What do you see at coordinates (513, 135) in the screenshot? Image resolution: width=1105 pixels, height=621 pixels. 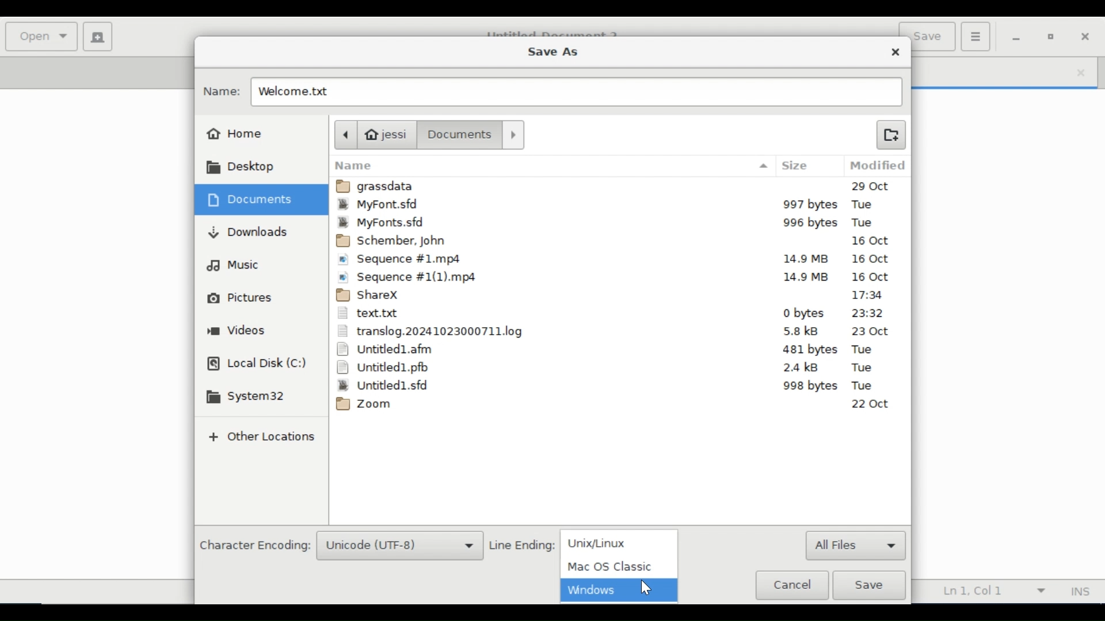 I see `Forward` at bounding box center [513, 135].